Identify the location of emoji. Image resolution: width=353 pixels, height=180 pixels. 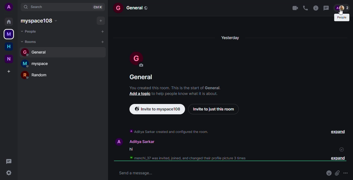
(326, 172).